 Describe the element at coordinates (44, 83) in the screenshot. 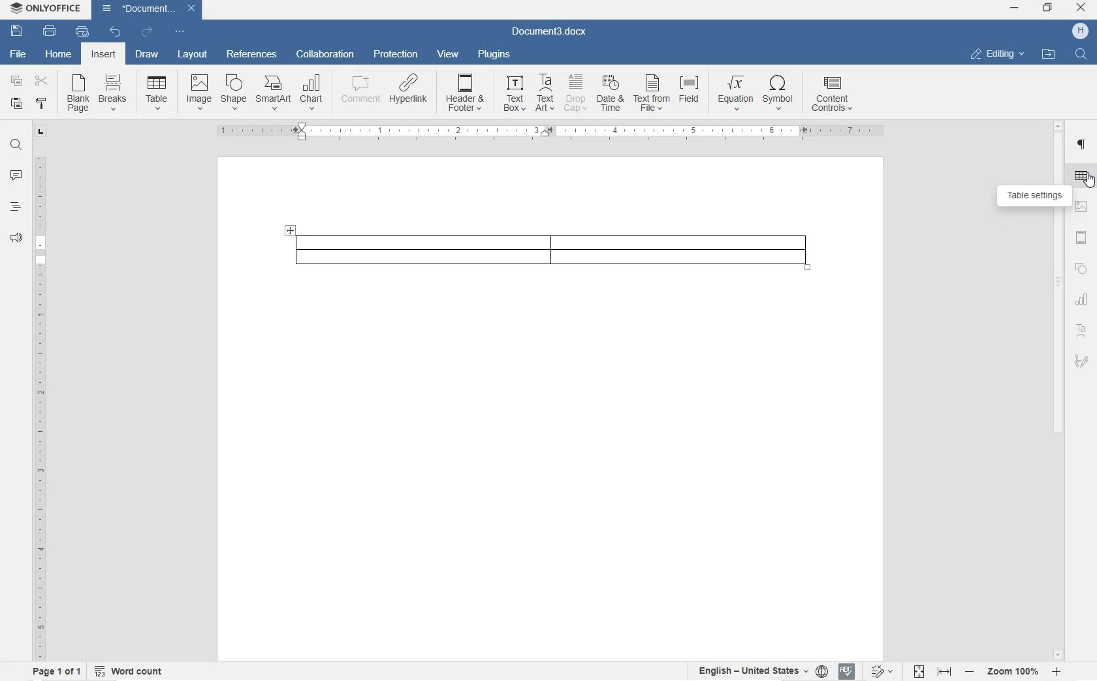

I see `CUT` at that location.